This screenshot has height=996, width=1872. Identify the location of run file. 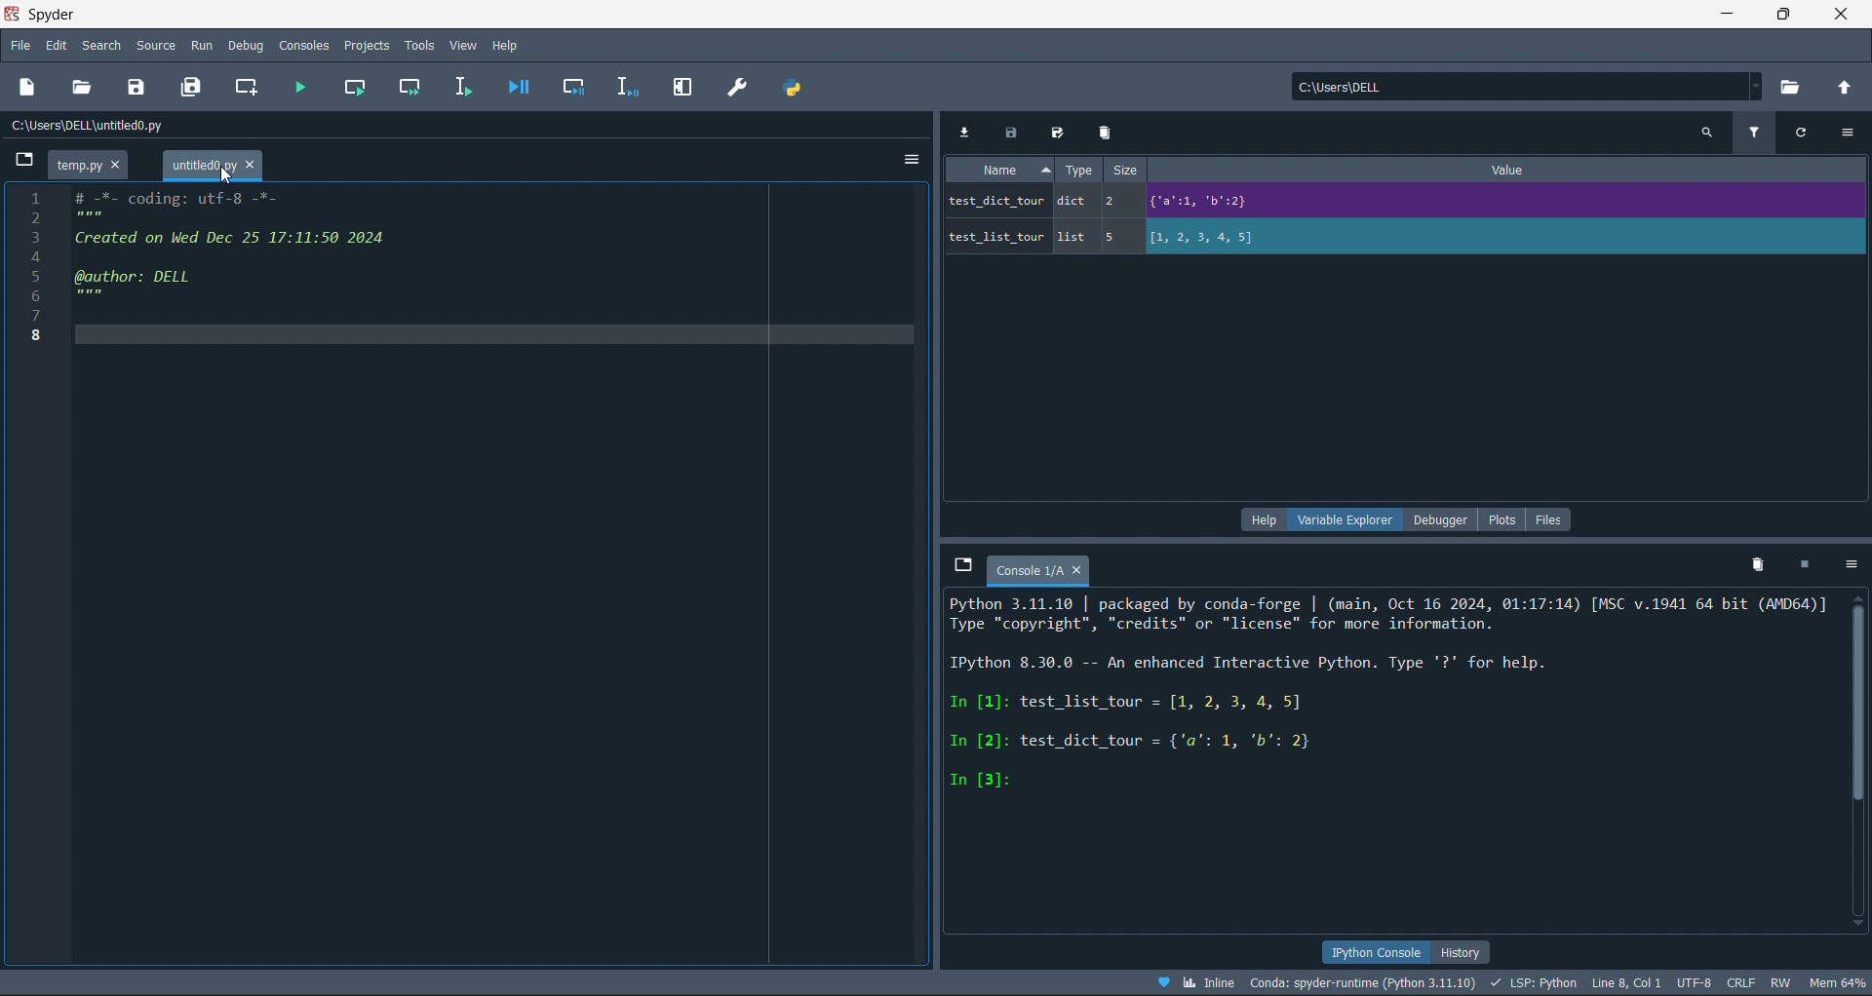
(297, 84).